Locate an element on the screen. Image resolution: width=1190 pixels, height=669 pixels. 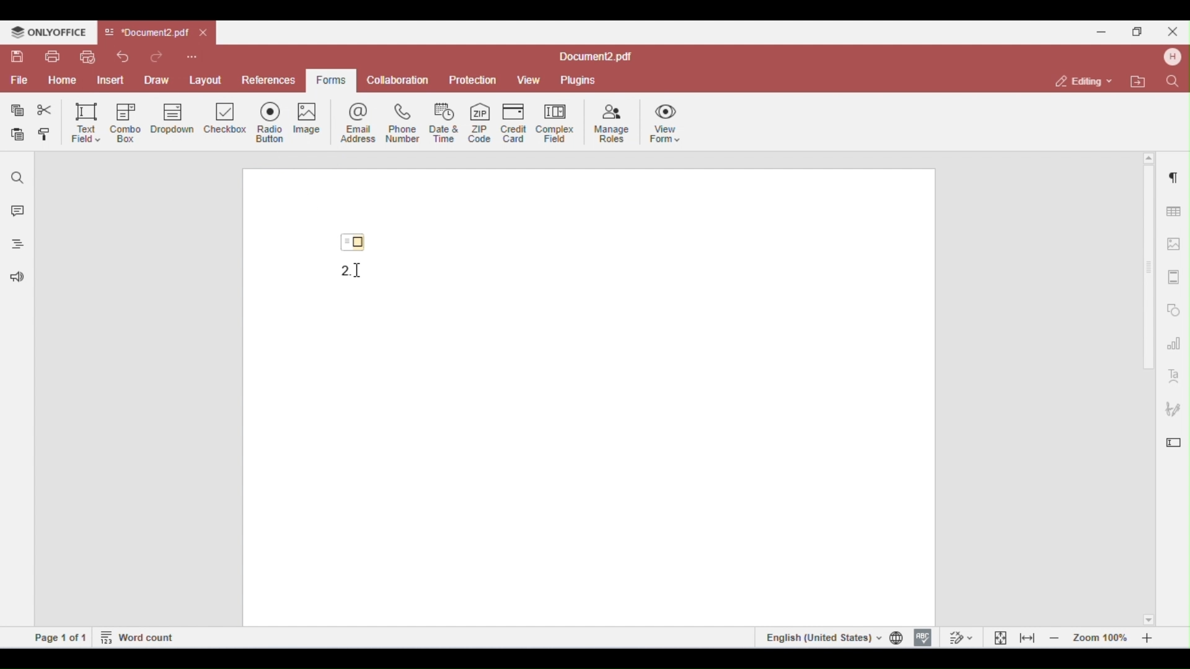
insert is located at coordinates (113, 80).